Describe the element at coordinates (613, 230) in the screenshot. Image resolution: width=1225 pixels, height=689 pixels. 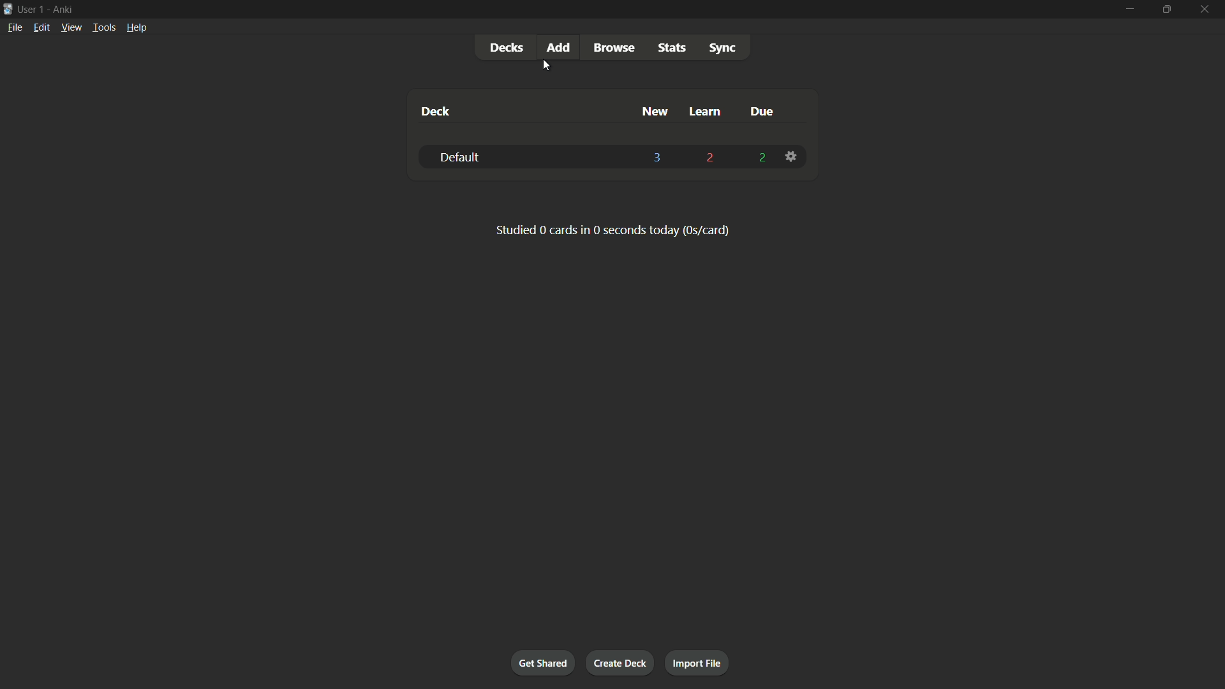
I see `text` at that location.